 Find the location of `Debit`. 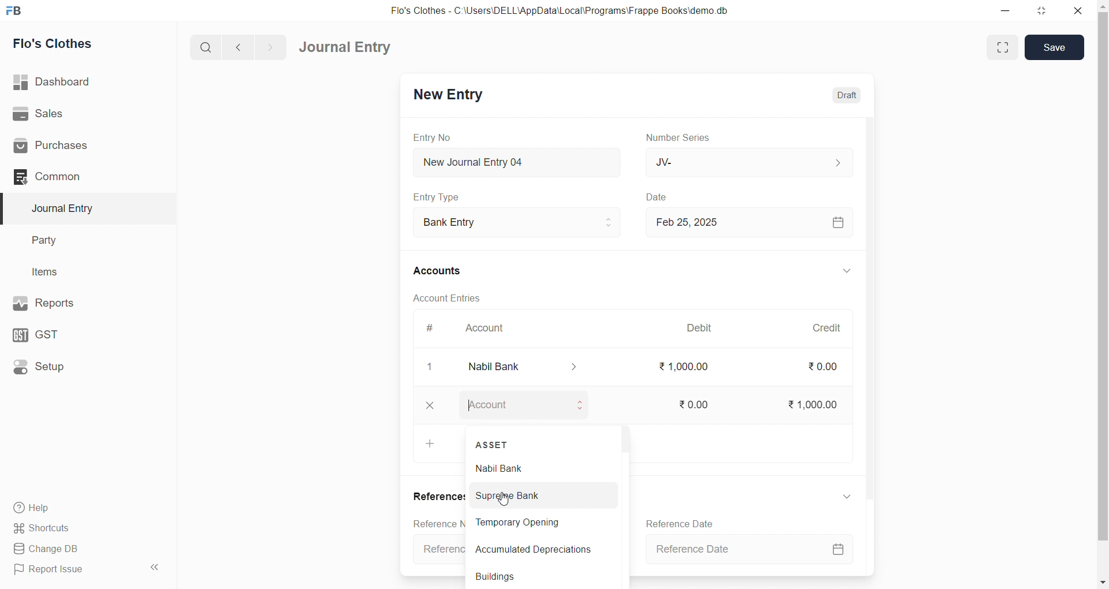

Debit is located at coordinates (706, 329).